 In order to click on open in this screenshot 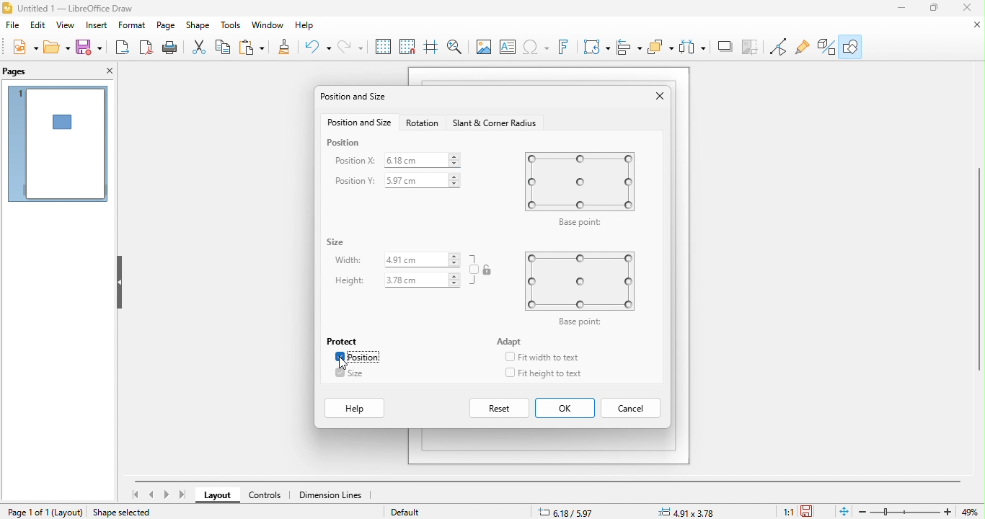, I will do `click(57, 46)`.